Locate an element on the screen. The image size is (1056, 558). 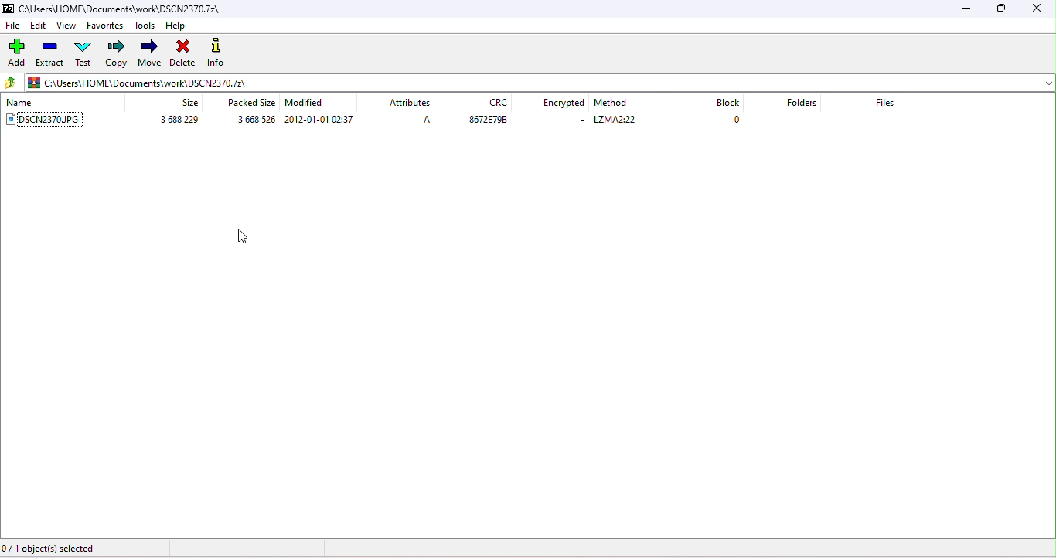
drop down is located at coordinates (1047, 83).